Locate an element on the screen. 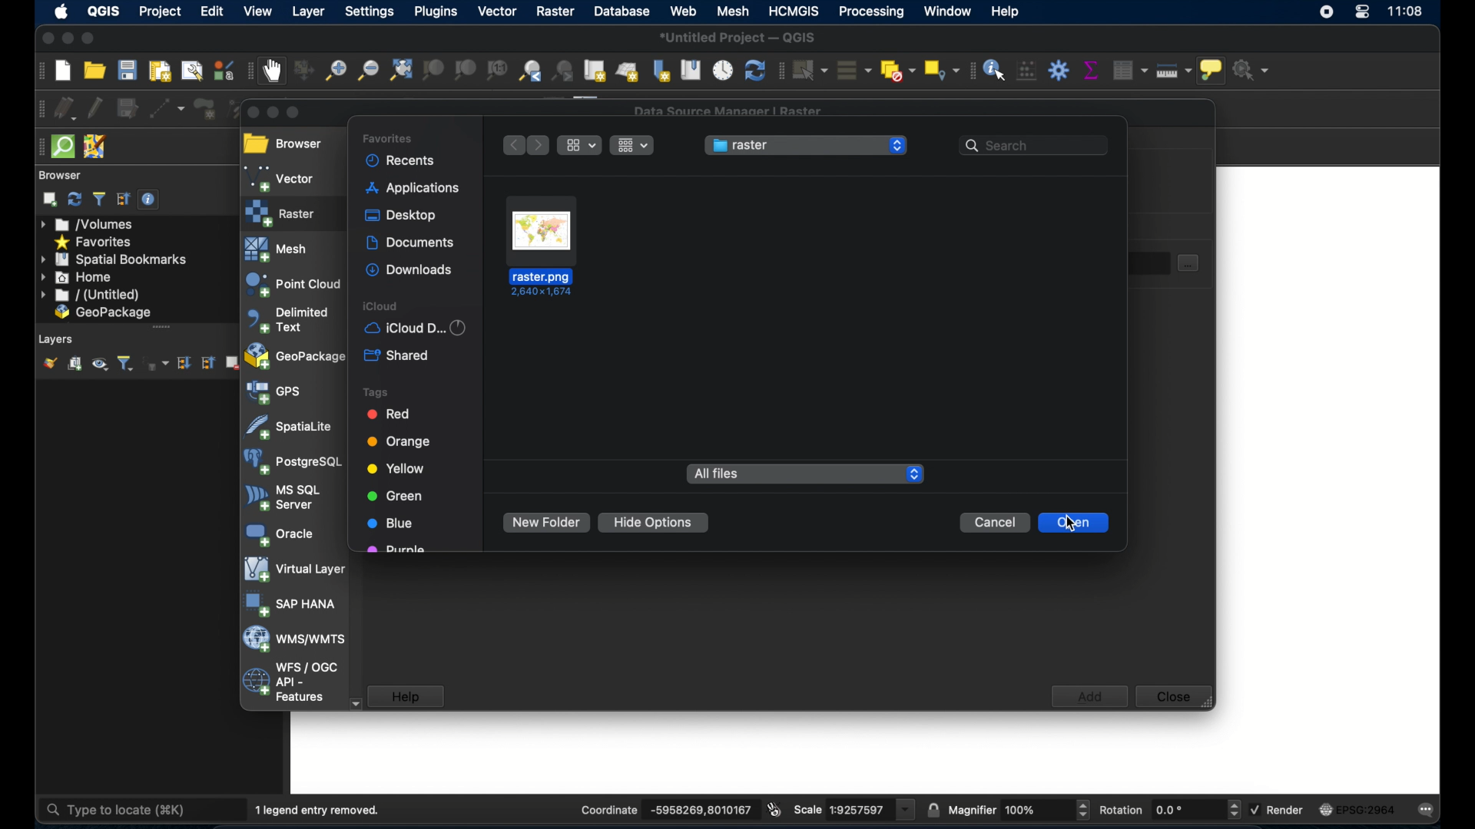  new spatial bookmark is located at coordinates (662, 70).